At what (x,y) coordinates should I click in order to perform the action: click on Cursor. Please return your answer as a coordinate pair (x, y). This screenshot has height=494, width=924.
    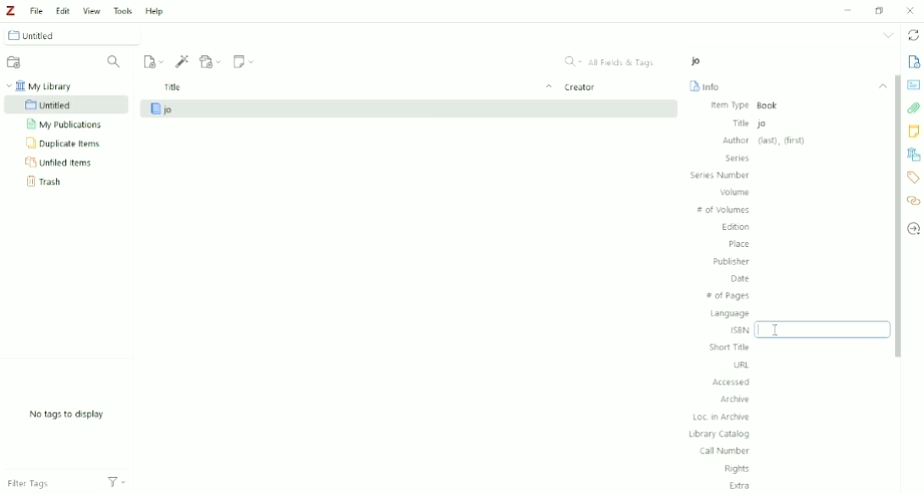
    Looking at the image, I should click on (778, 330).